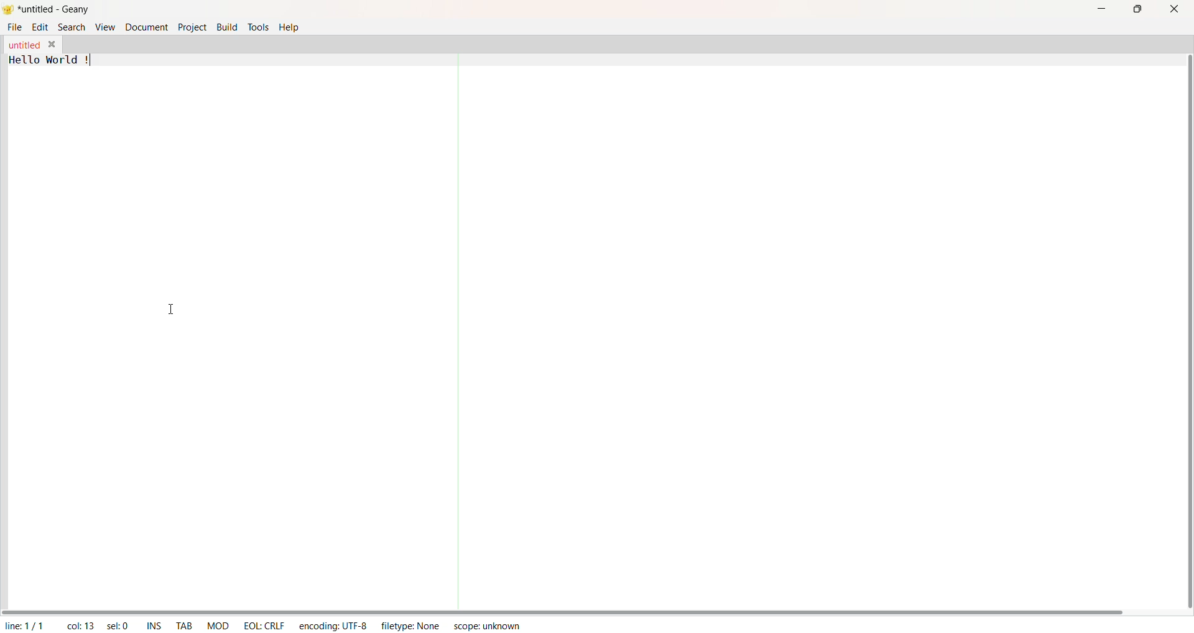 The image size is (1194, 633). What do you see at coordinates (78, 624) in the screenshot?
I see `Col: 13` at bounding box center [78, 624].